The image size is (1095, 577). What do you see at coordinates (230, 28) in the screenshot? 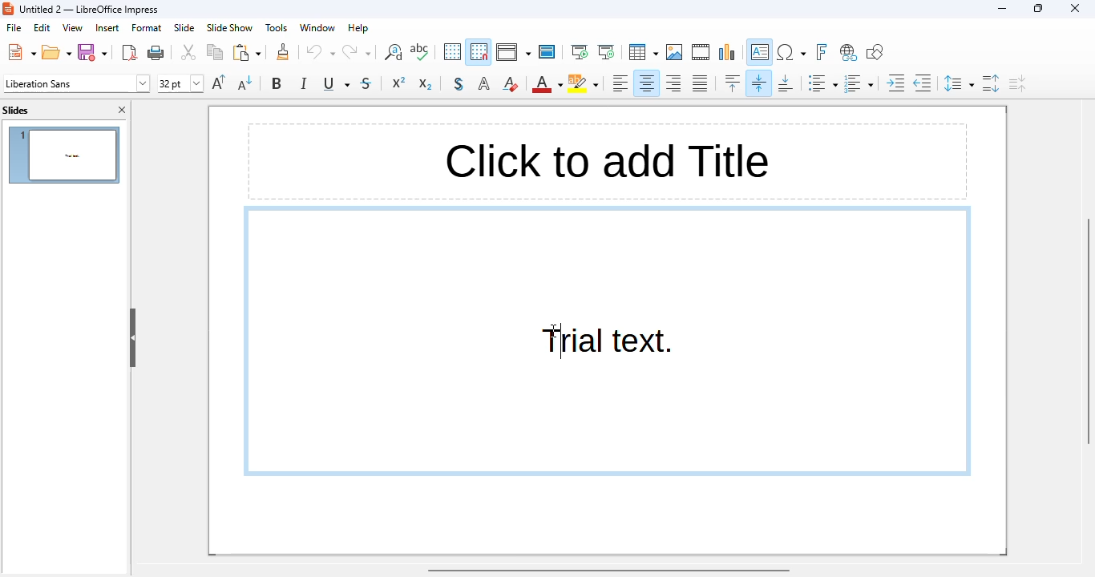
I see `slideshow` at bounding box center [230, 28].